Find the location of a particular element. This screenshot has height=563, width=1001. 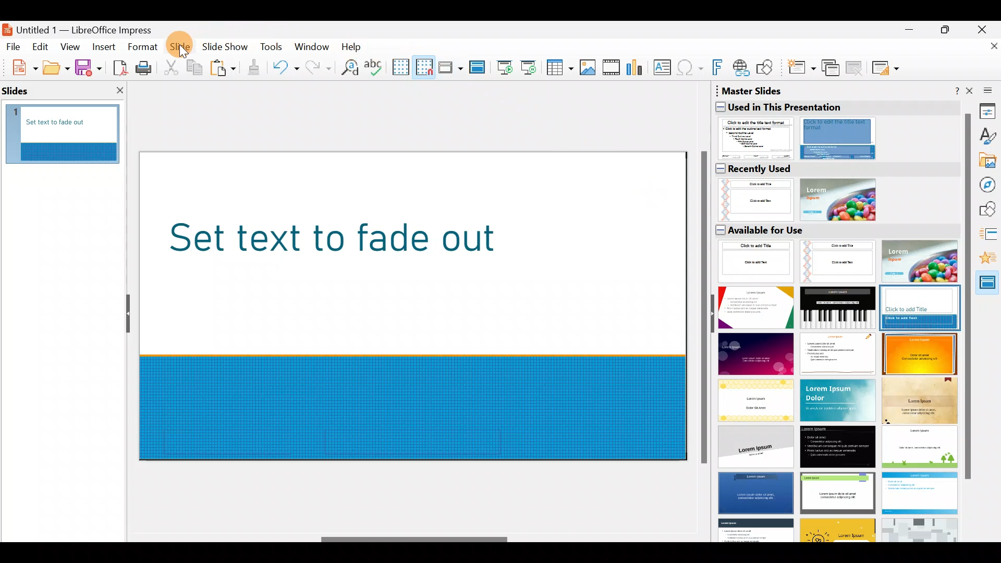

scroll bar is located at coordinates (968, 297).